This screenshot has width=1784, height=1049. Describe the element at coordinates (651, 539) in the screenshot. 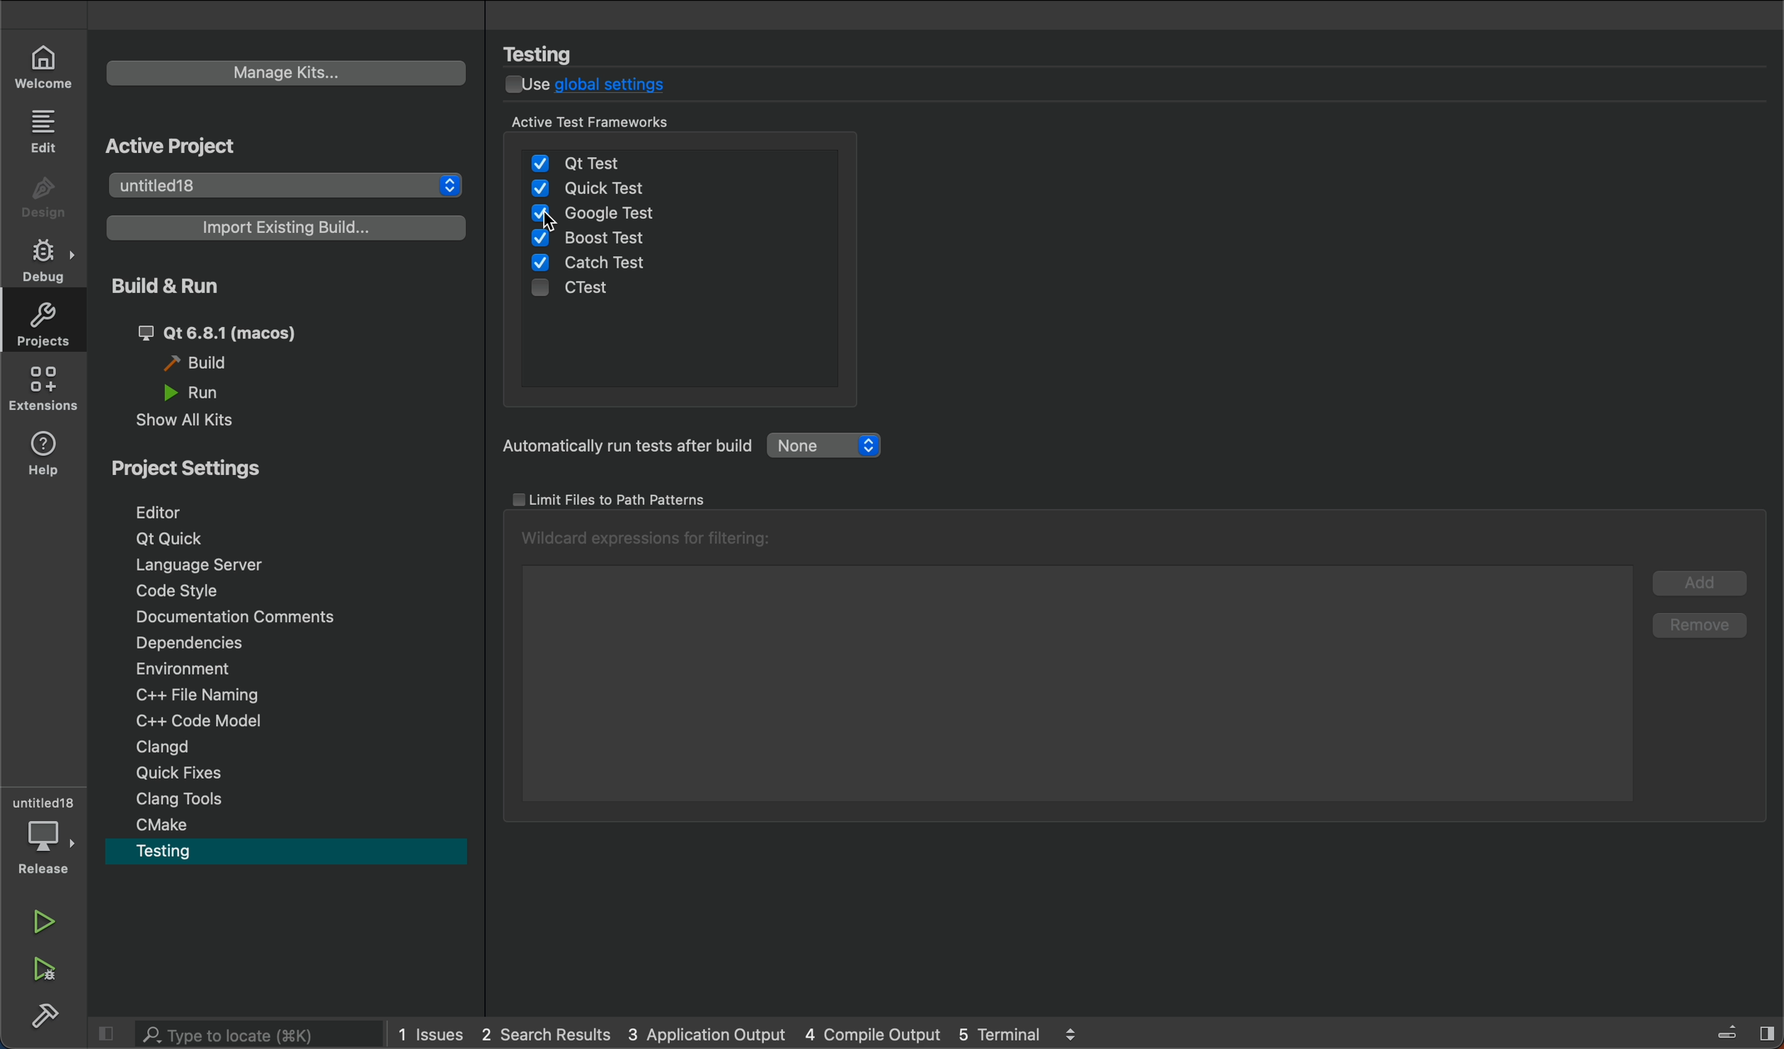

I see `wild cards` at that location.